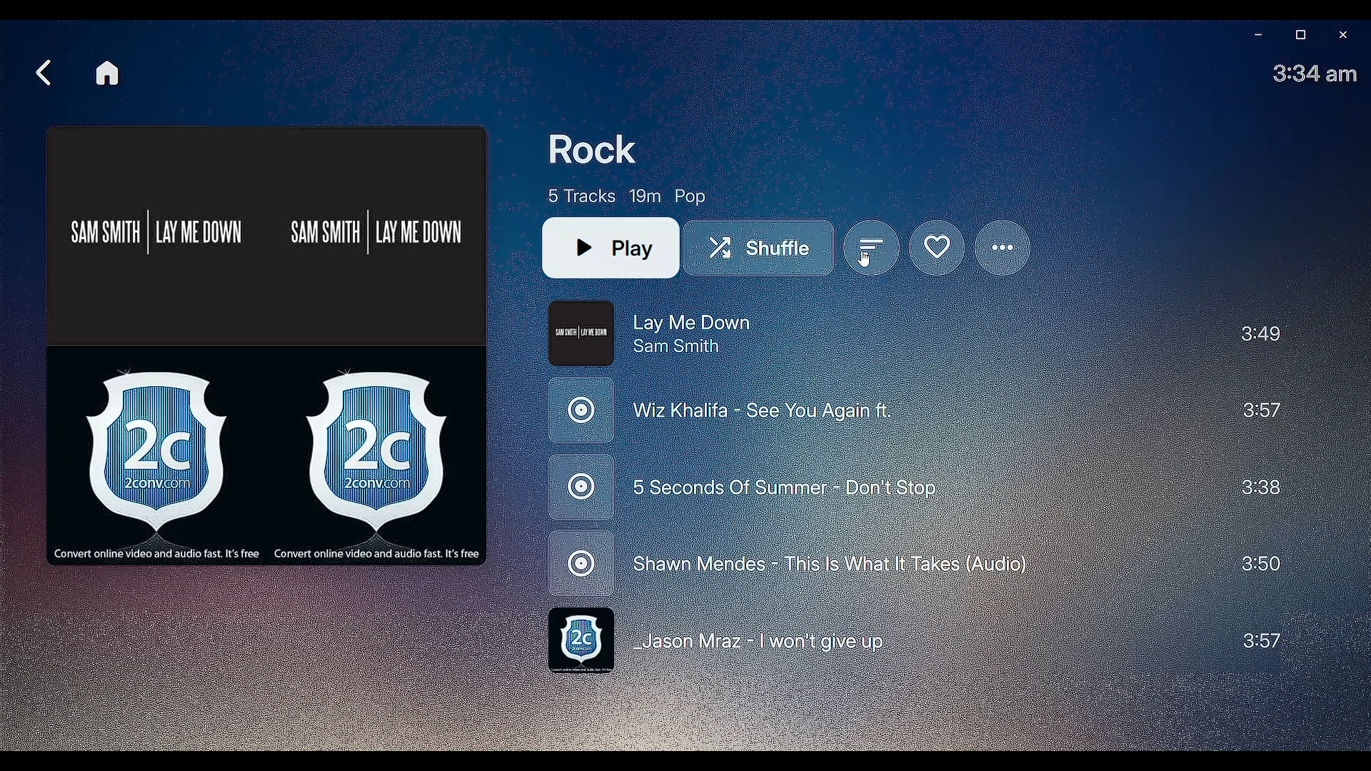 The height and width of the screenshot is (771, 1371). I want to click on 5 Seconds of Summer- Don't stop, so click(908, 490).